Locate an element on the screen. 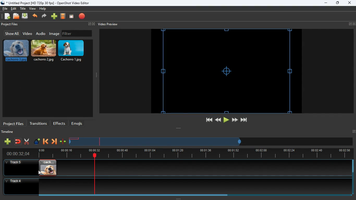 The height and width of the screenshot is (200, 356). track is located at coordinates (198, 168).